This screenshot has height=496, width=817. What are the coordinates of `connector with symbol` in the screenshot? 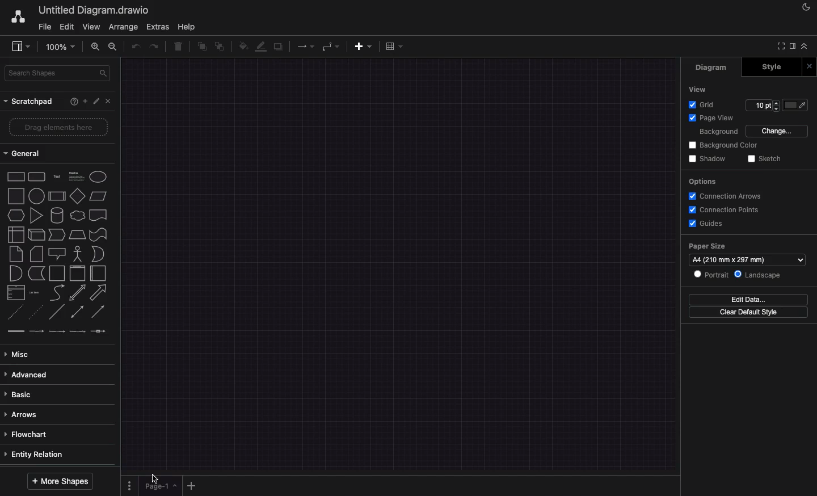 It's located at (99, 330).